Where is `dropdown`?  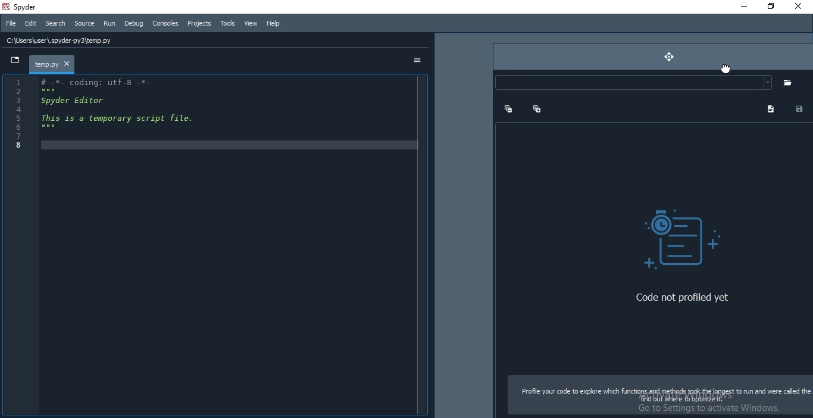 dropdown is located at coordinates (14, 62).